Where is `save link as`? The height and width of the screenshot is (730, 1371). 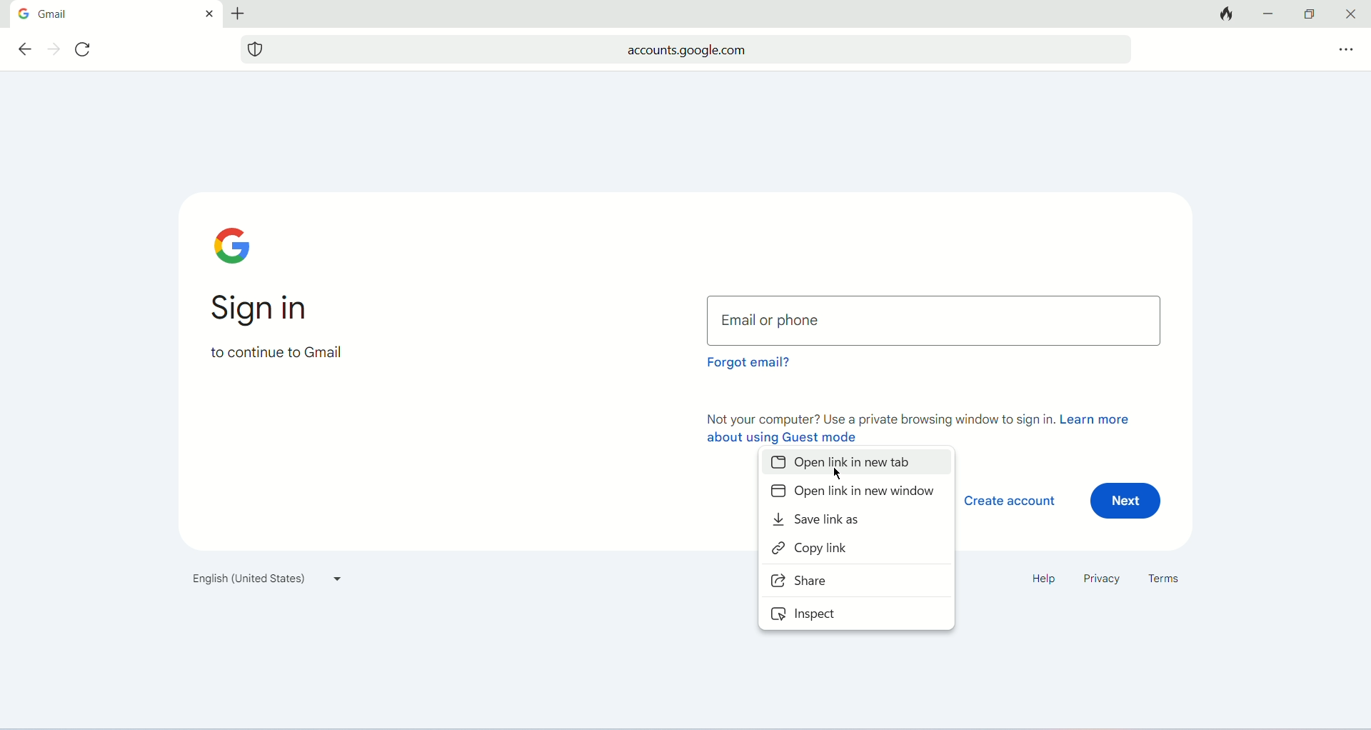
save link as is located at coordinates (818, 519).